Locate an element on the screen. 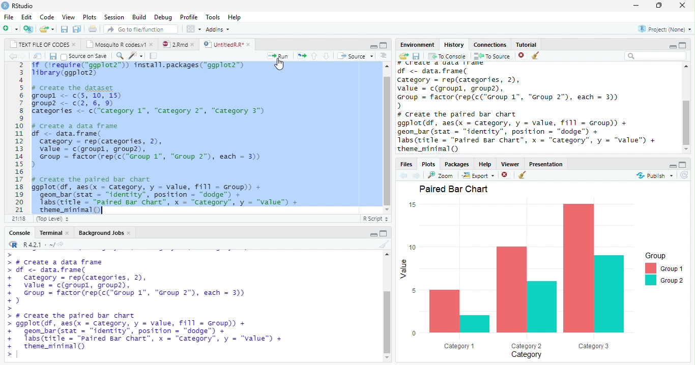  mosquito R codes.v1 is located at coordinates (117, 44).